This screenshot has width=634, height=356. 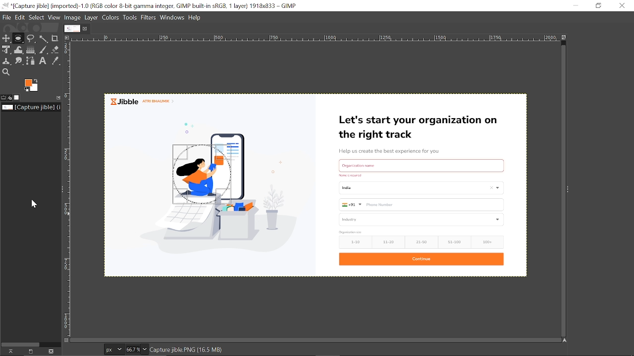 I want to click on Device status, so click(x=10, y=97).